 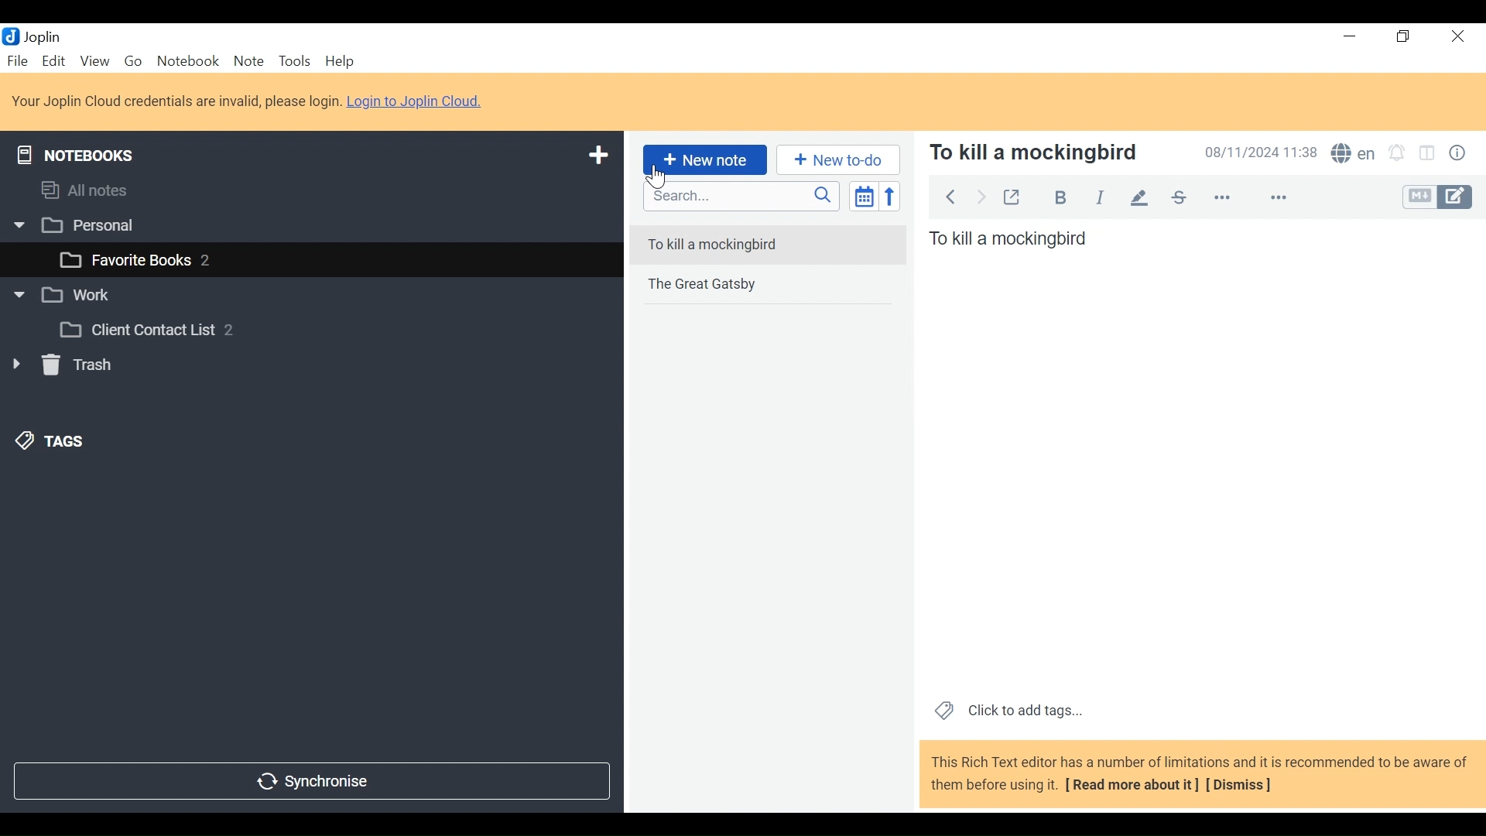 I want to click on File, so click(x=18, y=59).